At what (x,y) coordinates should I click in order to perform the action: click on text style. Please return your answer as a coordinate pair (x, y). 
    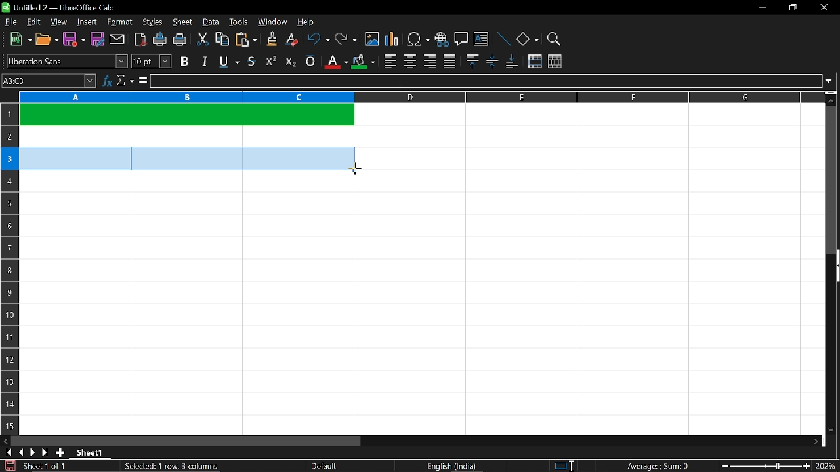
    Looking at the image, I should click on (68, 62).